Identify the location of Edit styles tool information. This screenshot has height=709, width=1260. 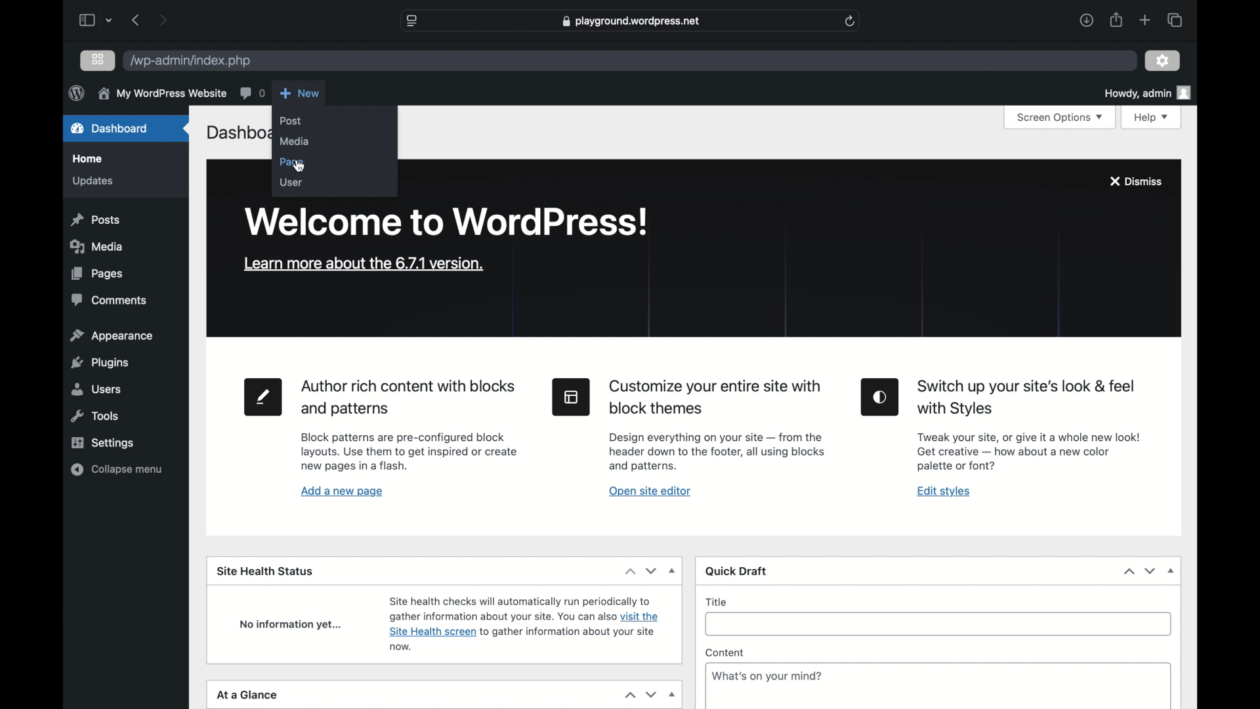
(1028, 452).